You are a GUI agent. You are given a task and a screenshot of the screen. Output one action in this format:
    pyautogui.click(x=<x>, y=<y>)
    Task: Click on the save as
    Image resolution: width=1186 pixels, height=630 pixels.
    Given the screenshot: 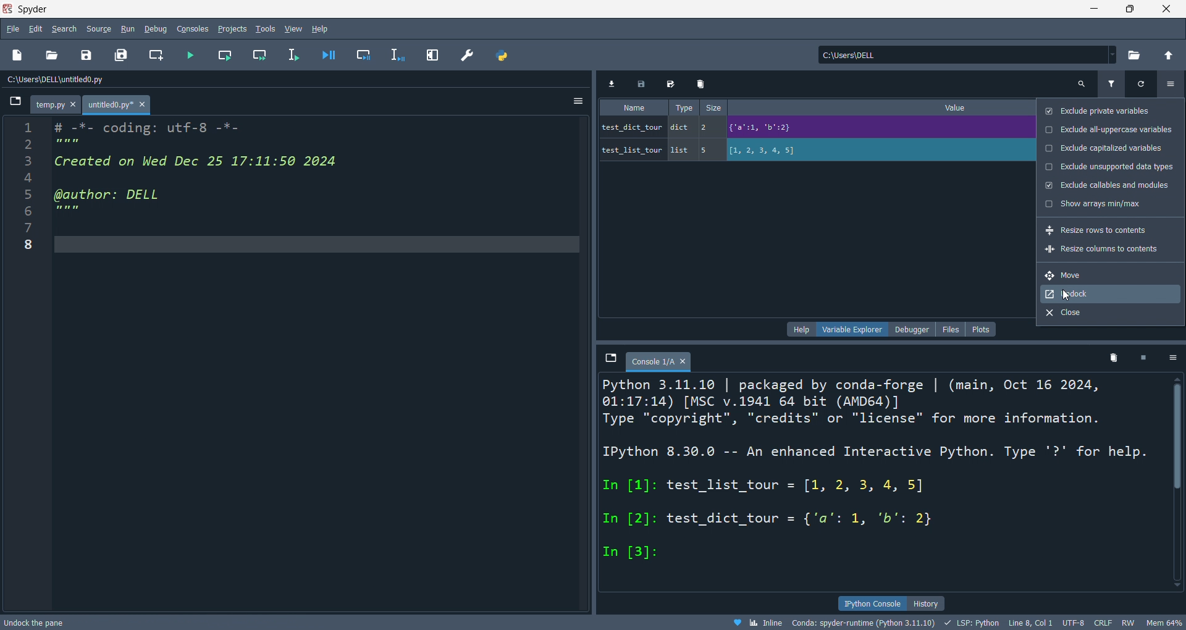 What is the action you would take?
    pyautogui.click(x=670, y=83)
    